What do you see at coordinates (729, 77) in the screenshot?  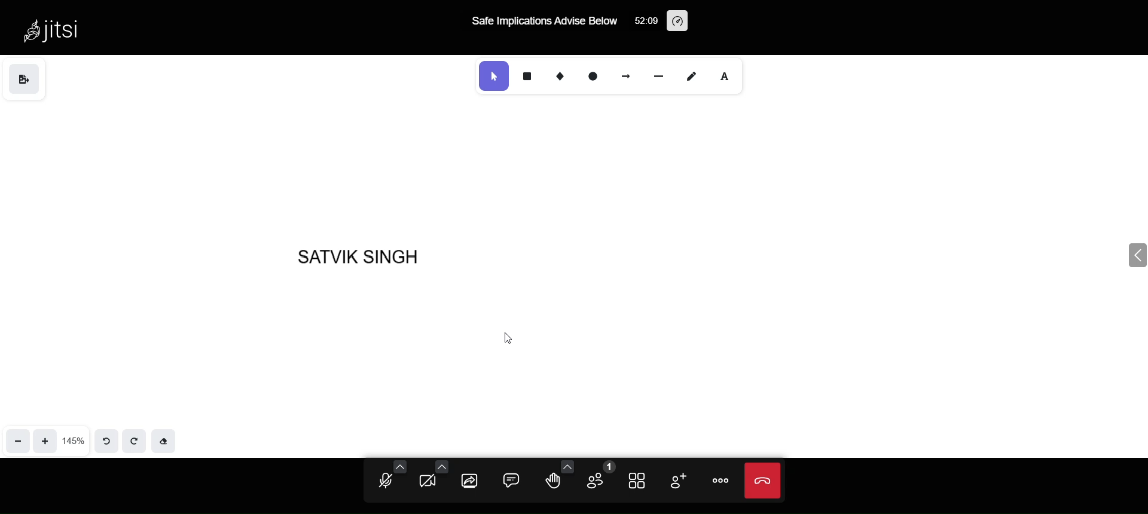 I see `font` at bounding box center [729, 77].